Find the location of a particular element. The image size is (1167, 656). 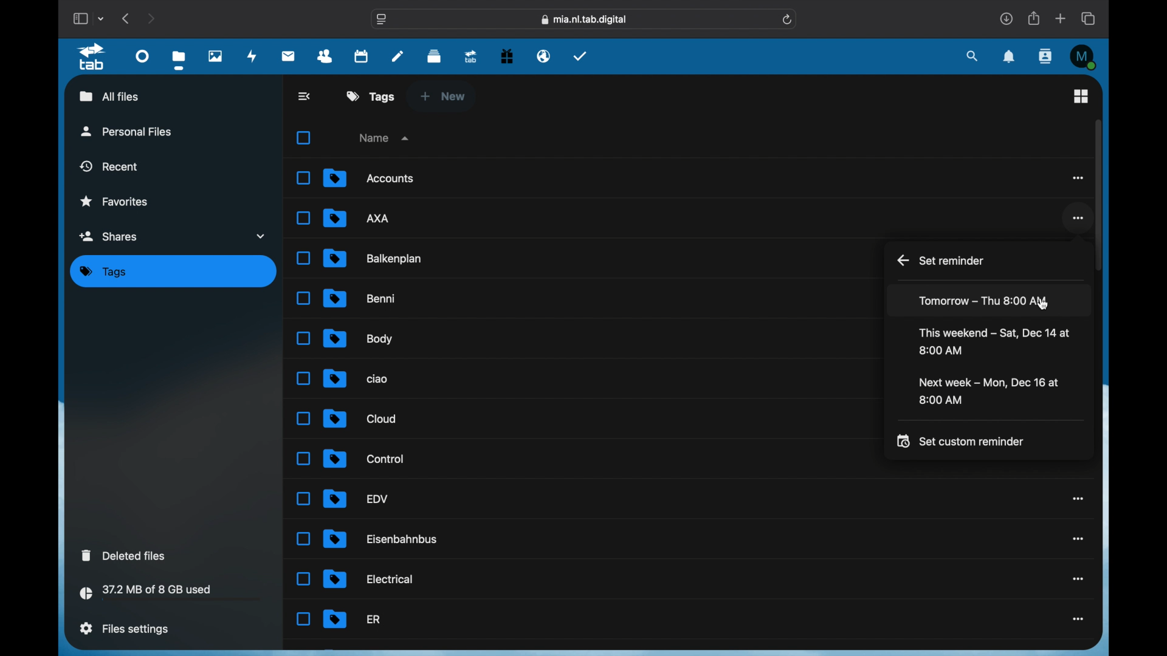

Select all checkbox is located at coordinates (303, 138).